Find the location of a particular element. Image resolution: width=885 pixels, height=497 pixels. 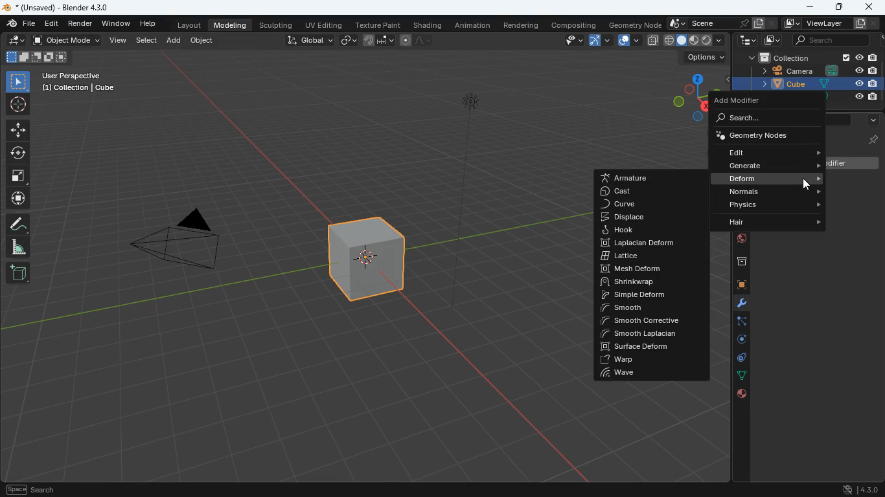

layout is located at coordinates (189, 24).